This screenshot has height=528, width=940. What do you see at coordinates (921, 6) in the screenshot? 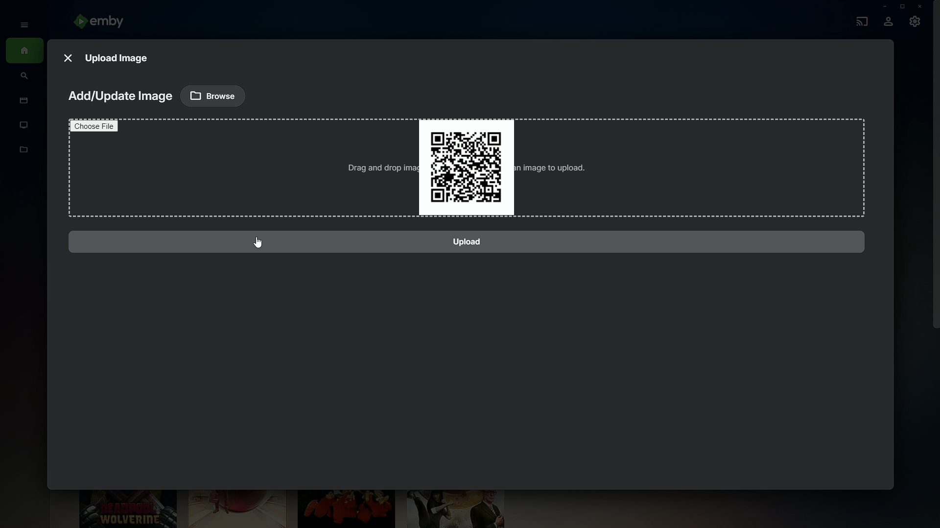
I see `Close` at bounding box center [921, 6].